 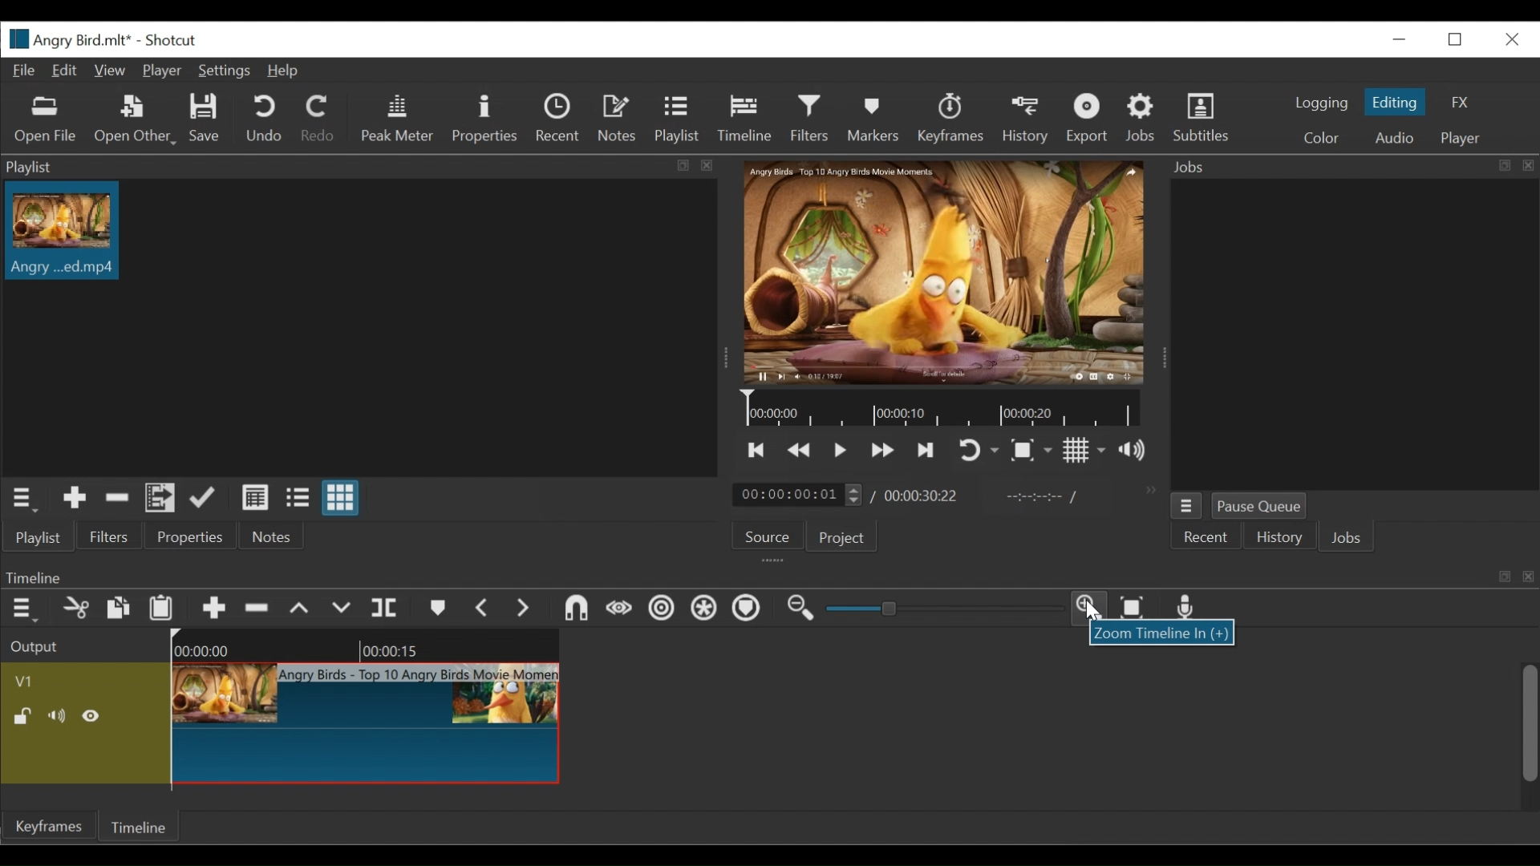 What do you see at coordinates (575, 609) in the screenshot?
I see `Snap` at bounding box center [575, 609].